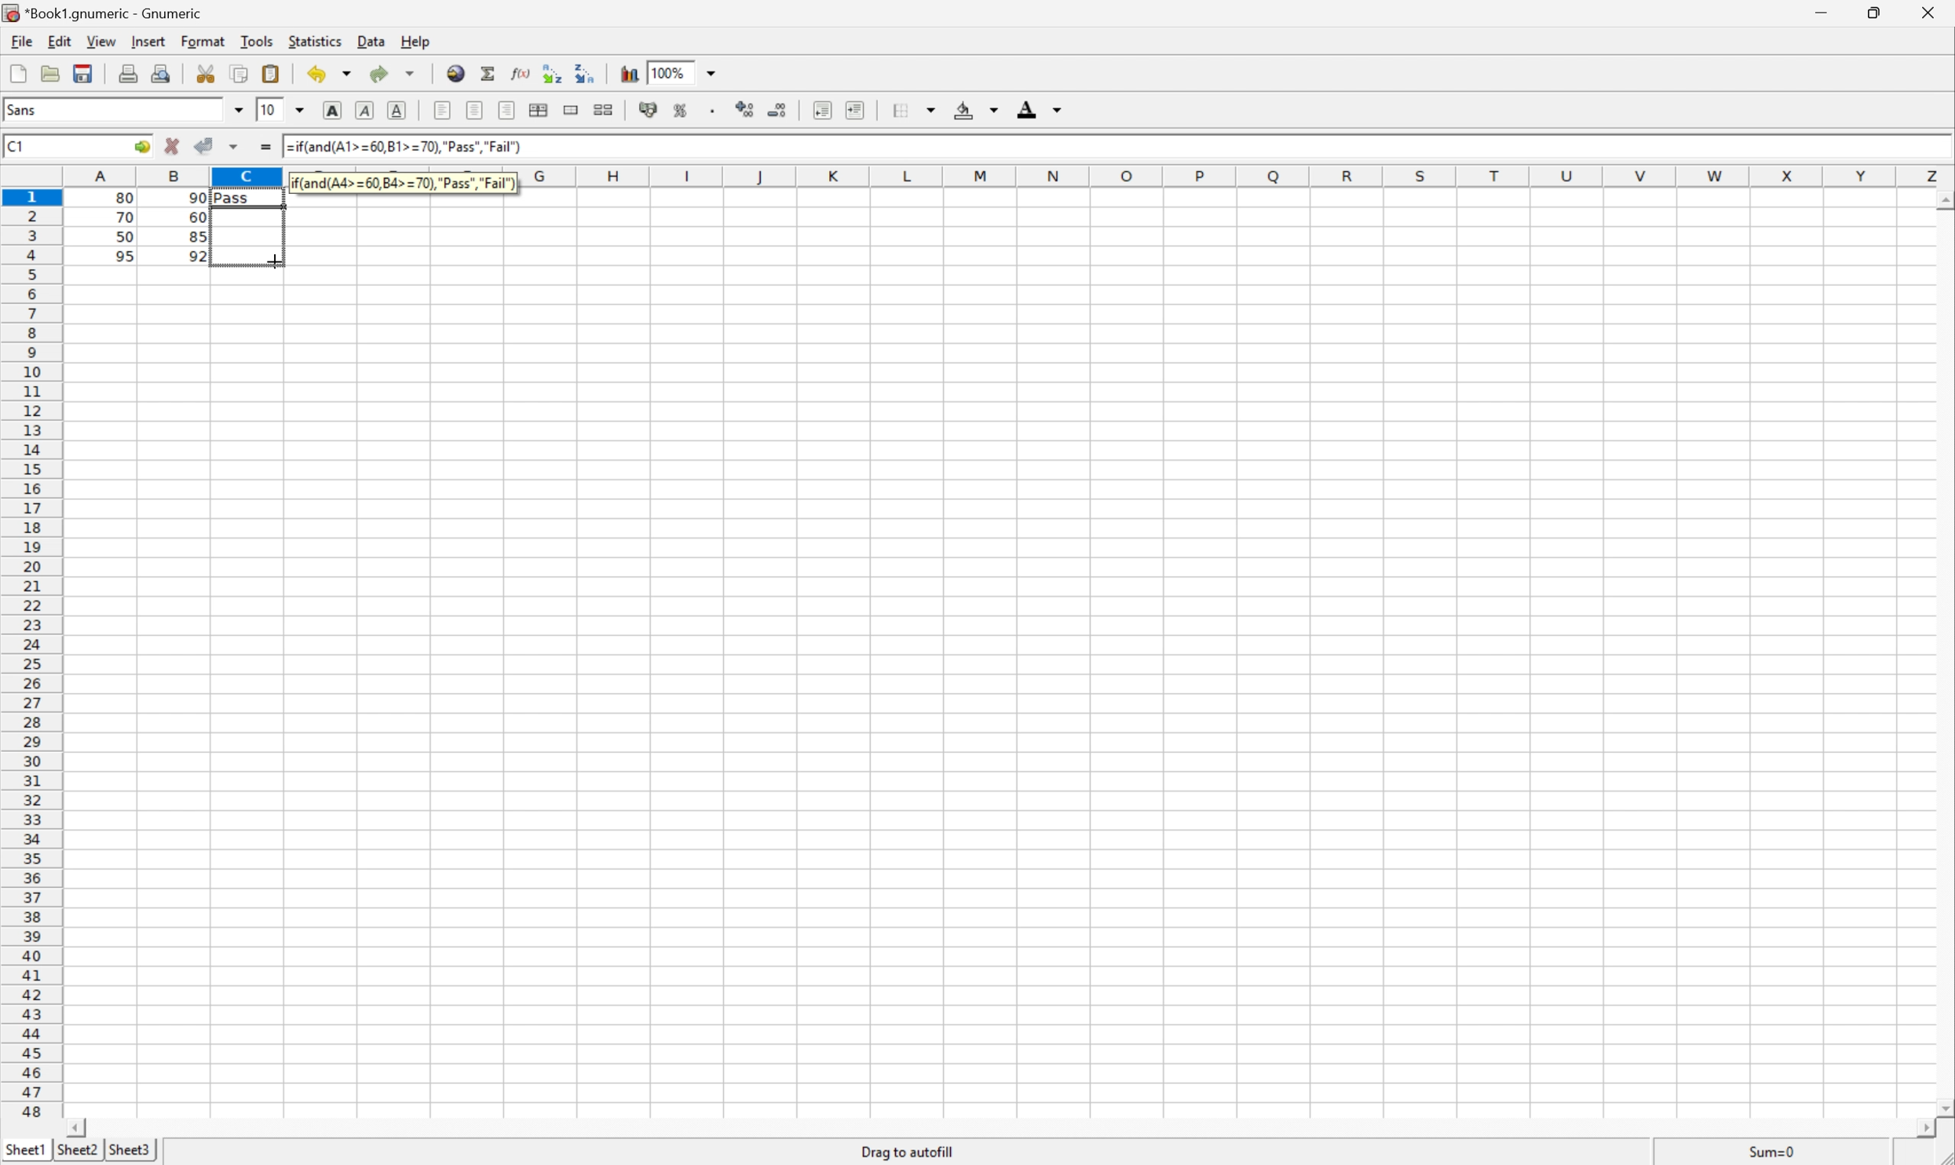  I want to click on Redo, so click(375, 71).